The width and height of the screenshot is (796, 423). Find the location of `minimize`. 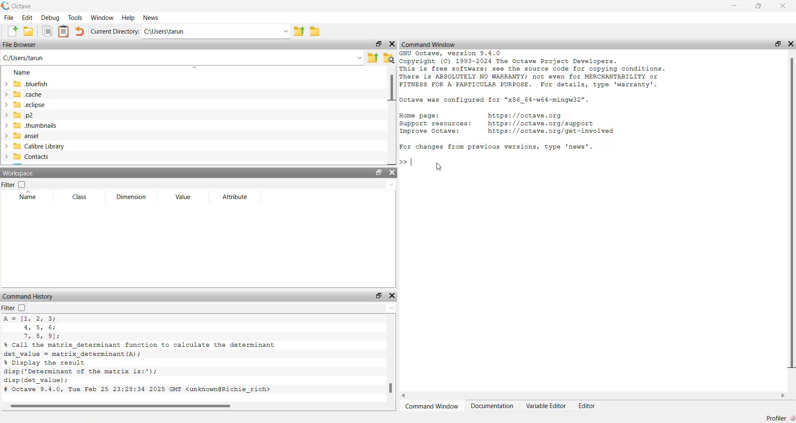

minimize is located at coordinates (733, 7).